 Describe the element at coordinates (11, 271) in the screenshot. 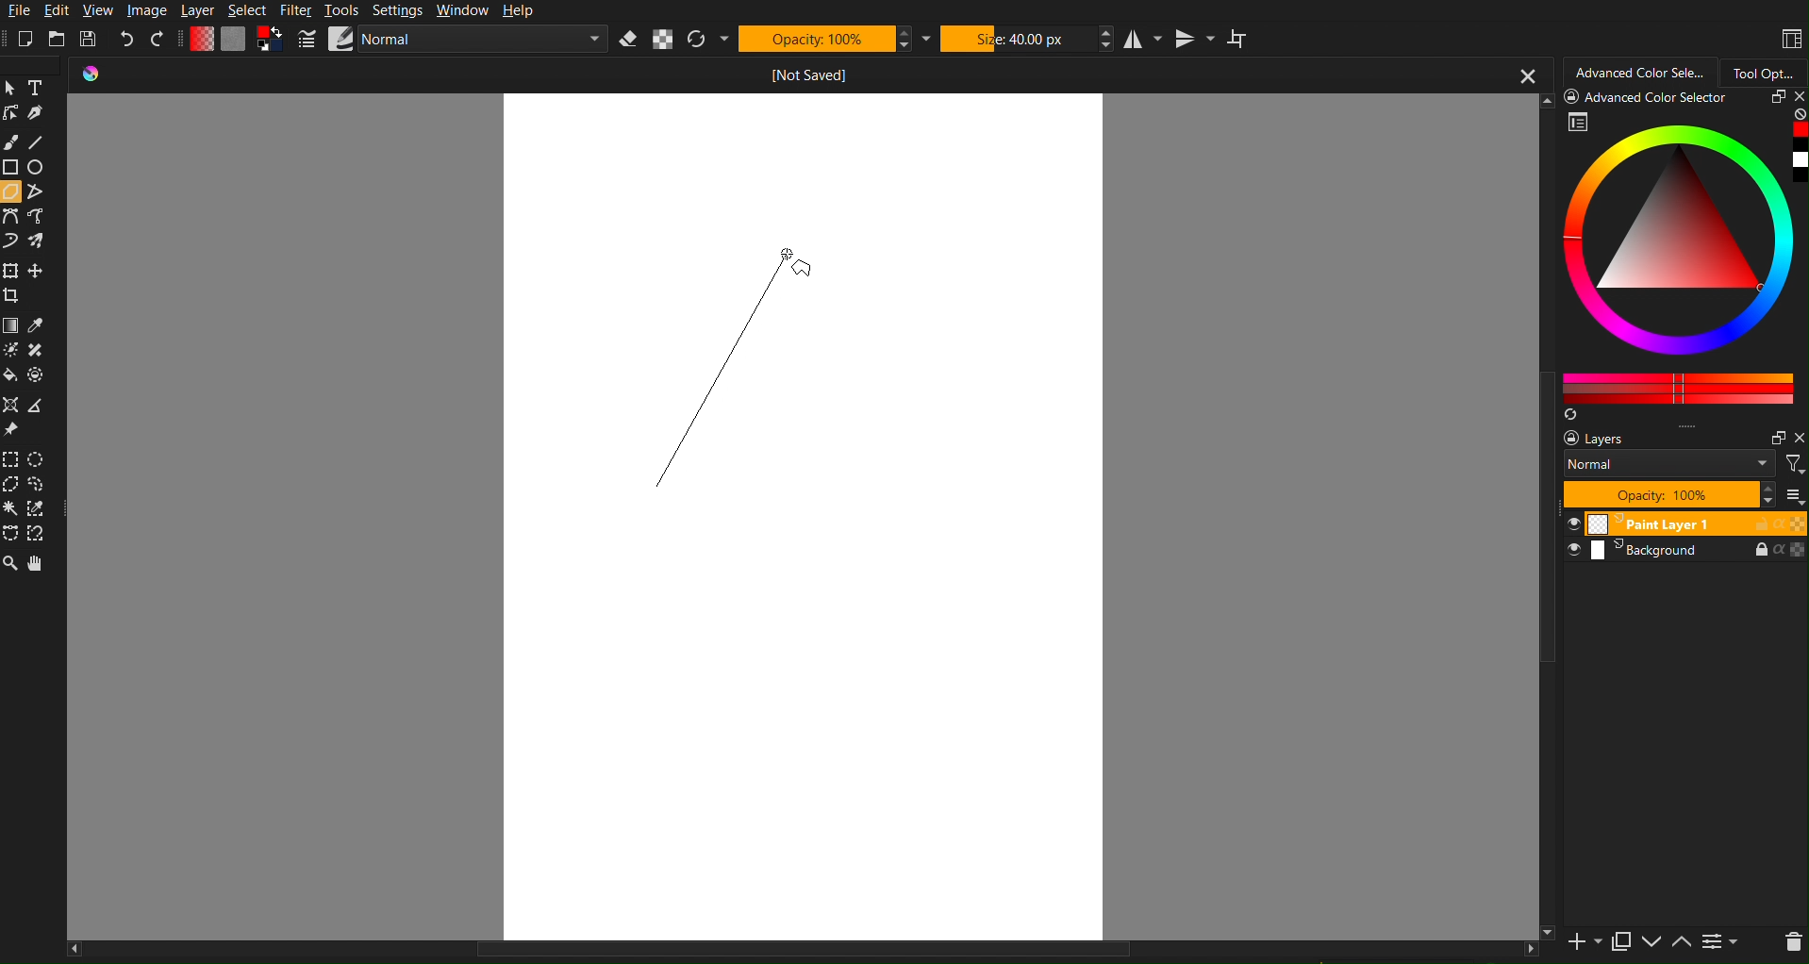

I see `transform a layer or a selection` at that location.